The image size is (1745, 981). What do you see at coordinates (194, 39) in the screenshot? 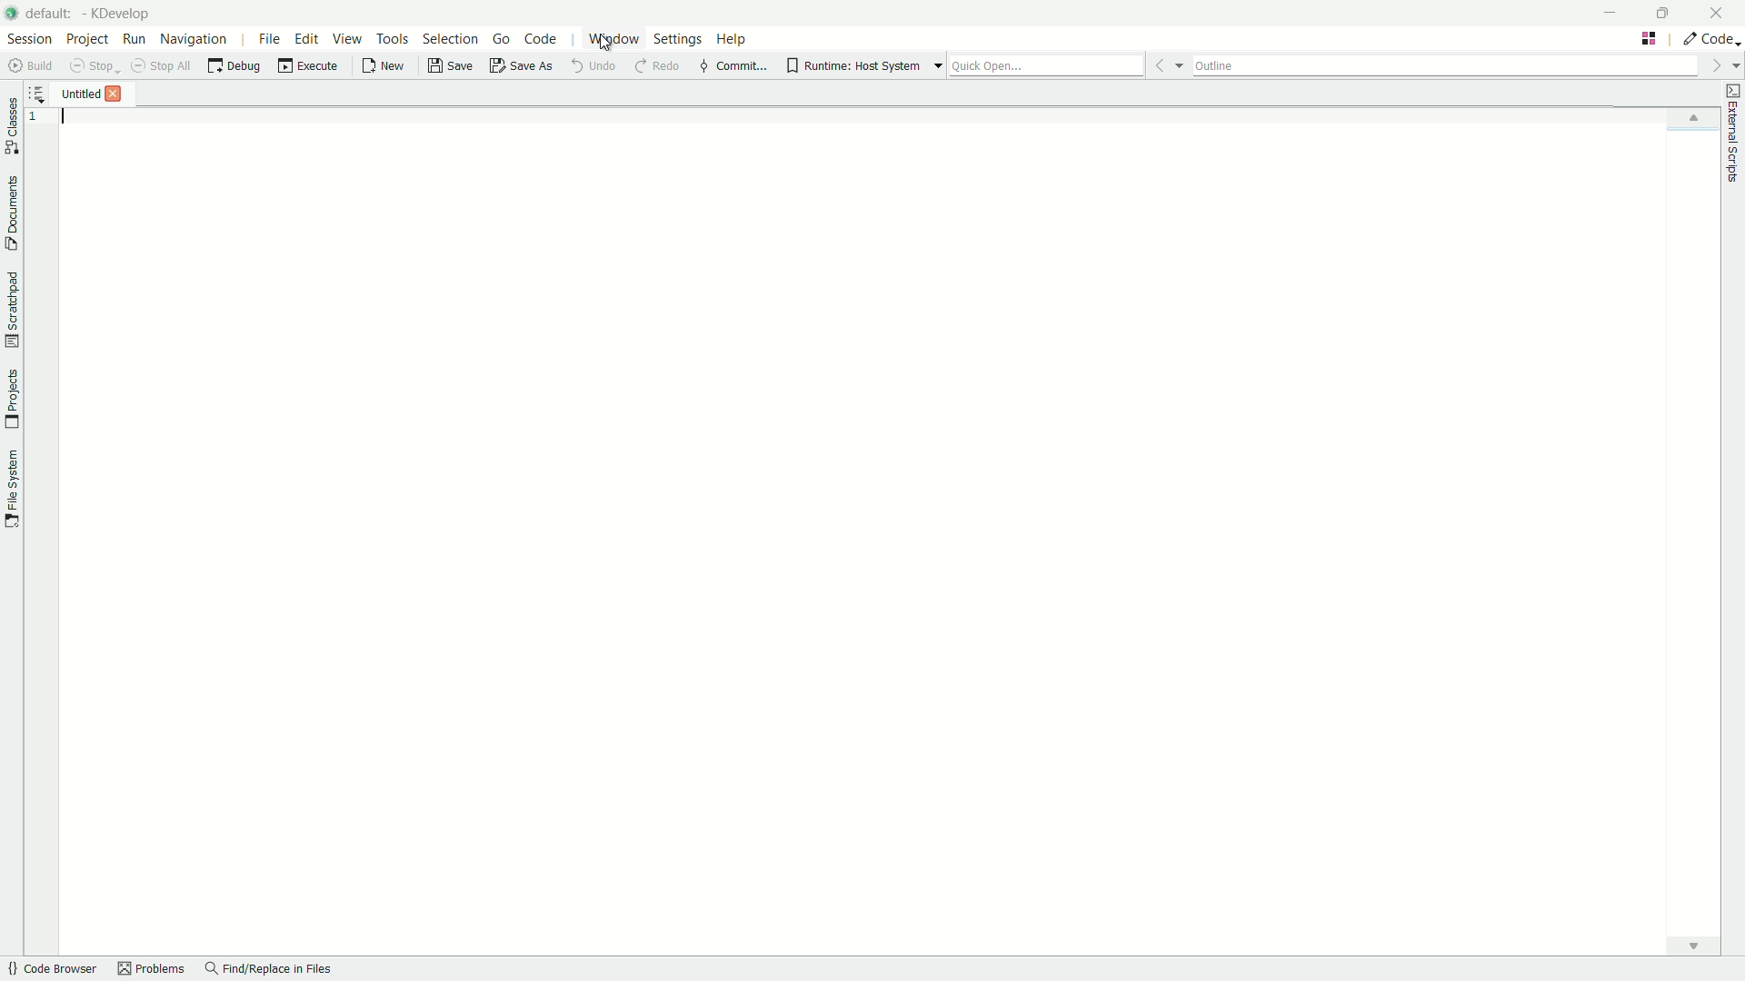
I see `navigation menu` at bounding box center [194, 39].